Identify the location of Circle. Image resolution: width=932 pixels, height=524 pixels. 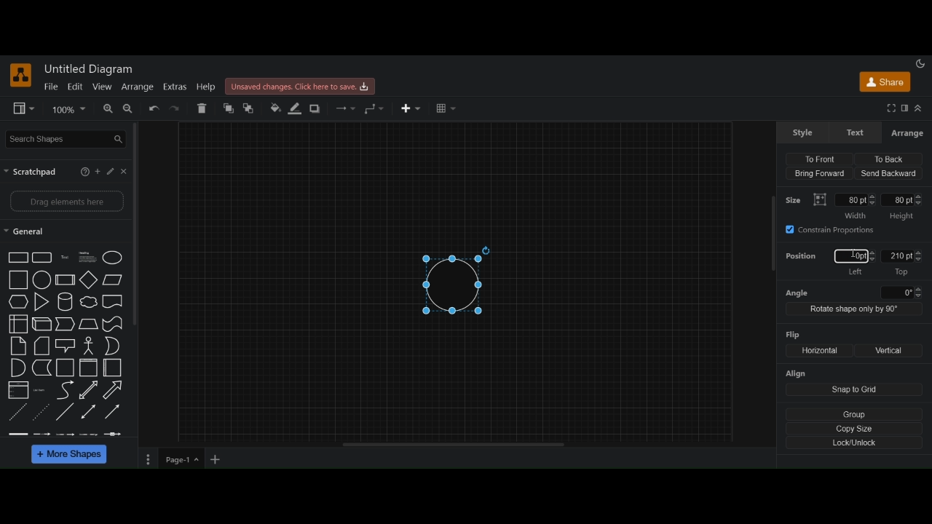
(114, 258).